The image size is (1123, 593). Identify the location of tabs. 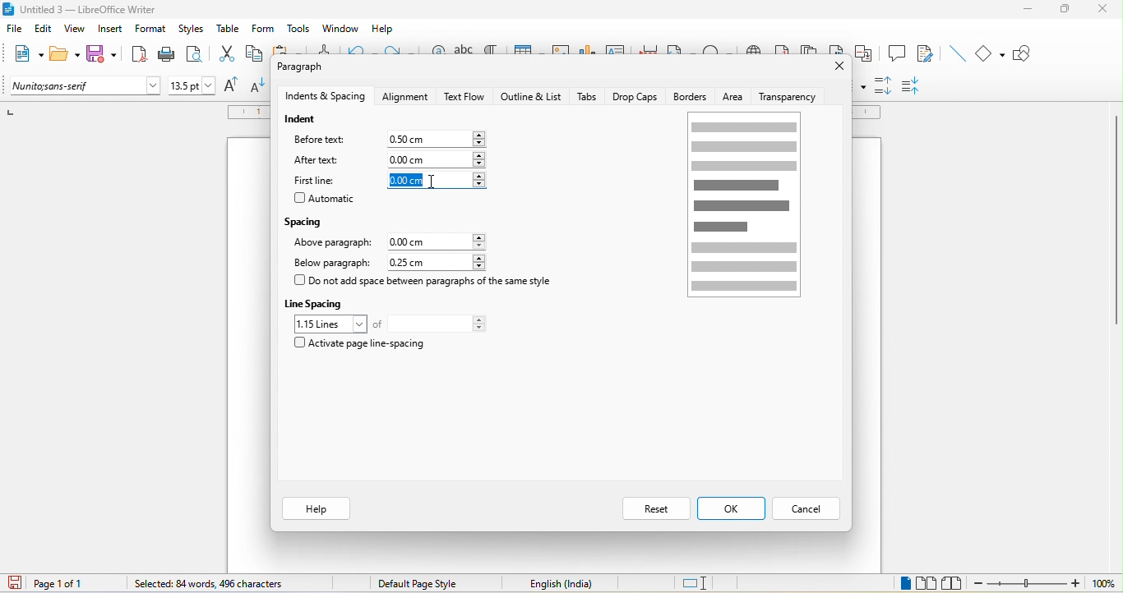
(588, 95).